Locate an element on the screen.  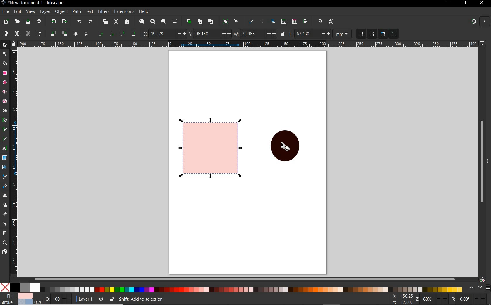
horizontal coordinate of selection is located at coordinates (165, 34).